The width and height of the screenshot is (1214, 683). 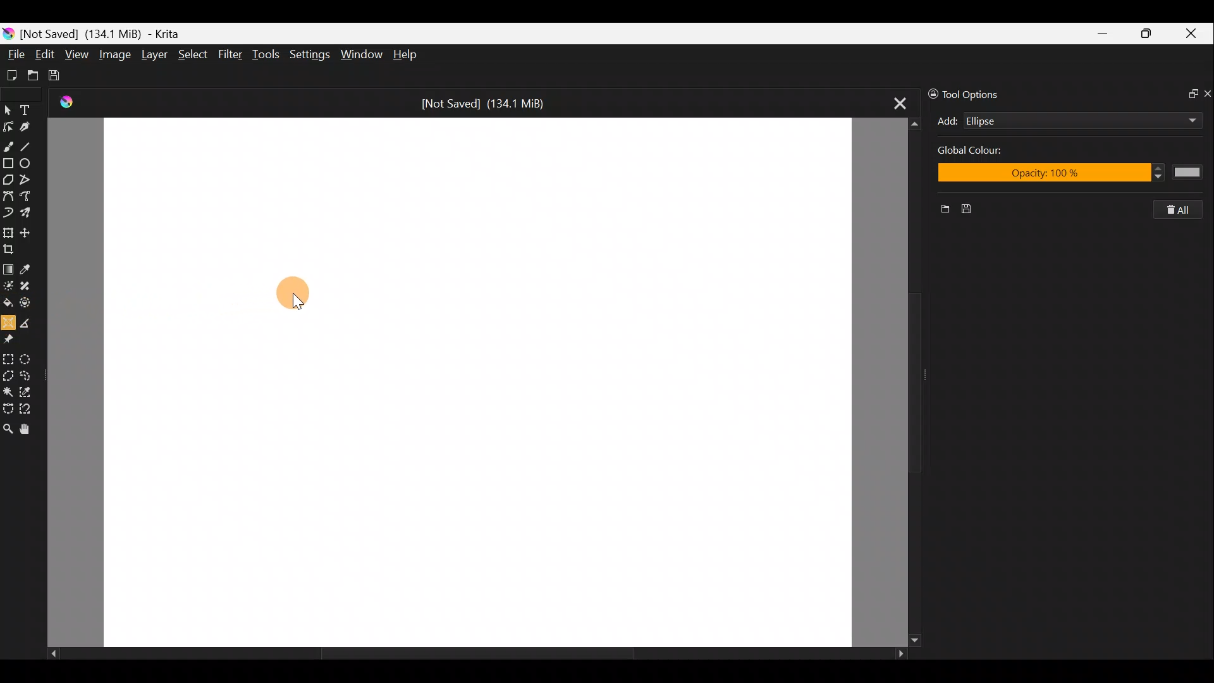 I want to click on Edit shapes tool, so click(x=10, y=125).